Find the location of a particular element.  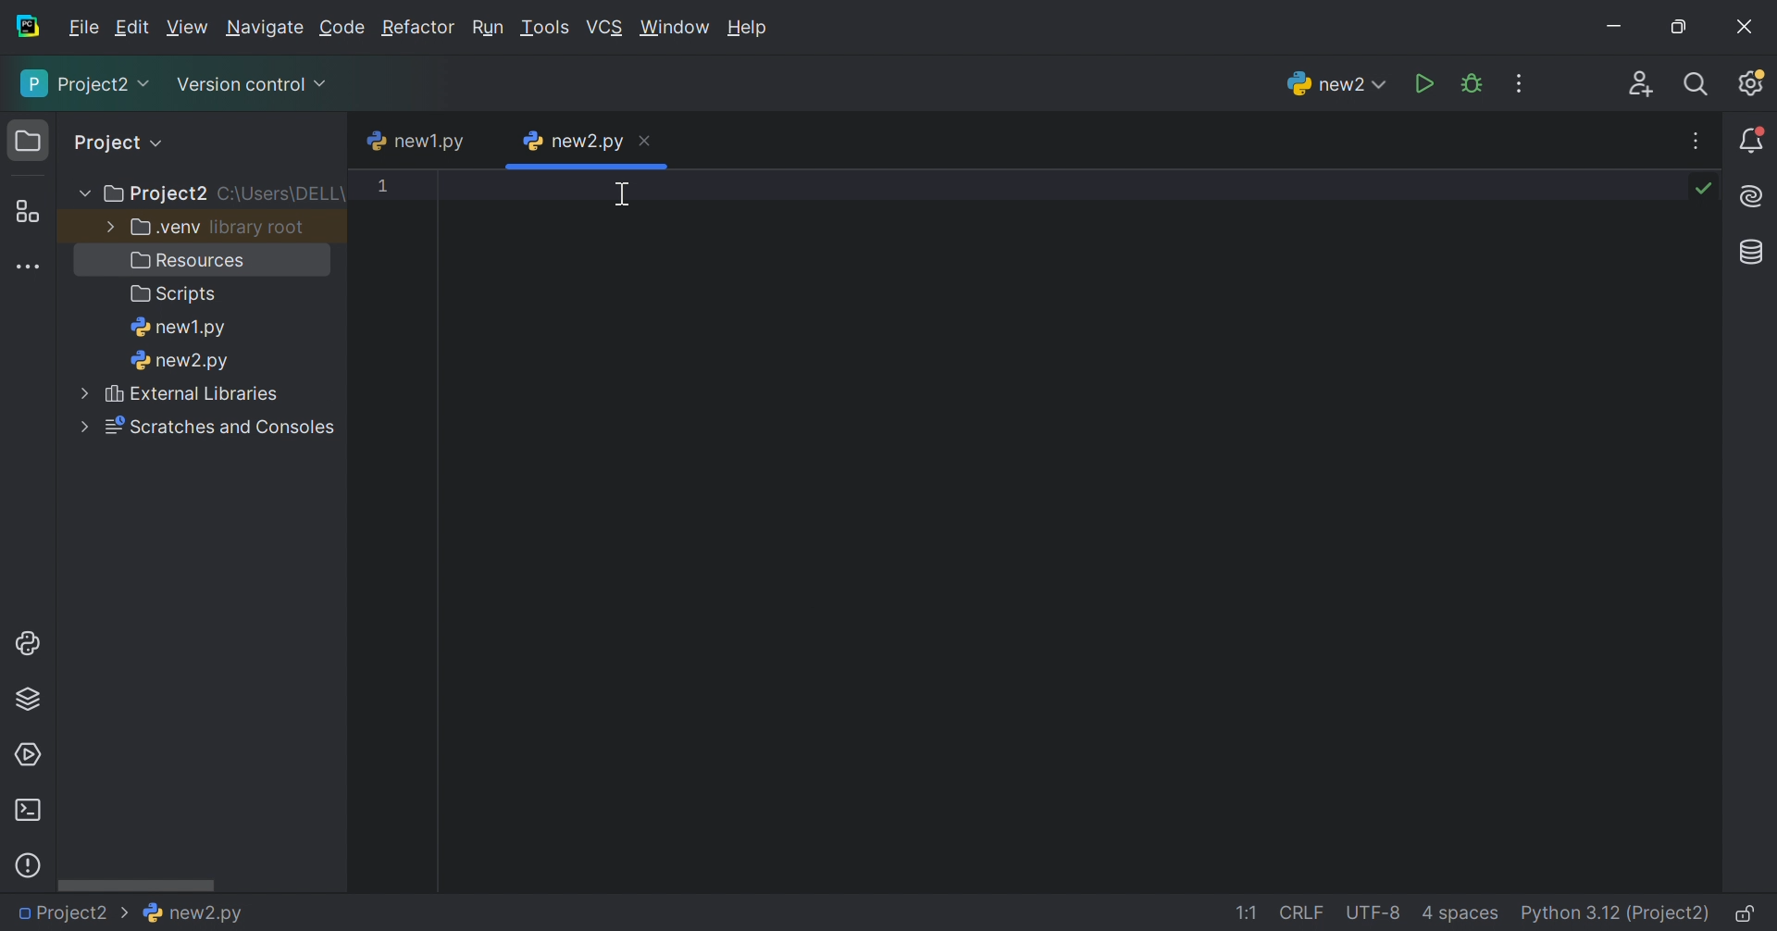

Scripts is located at coordinates (170, 295).